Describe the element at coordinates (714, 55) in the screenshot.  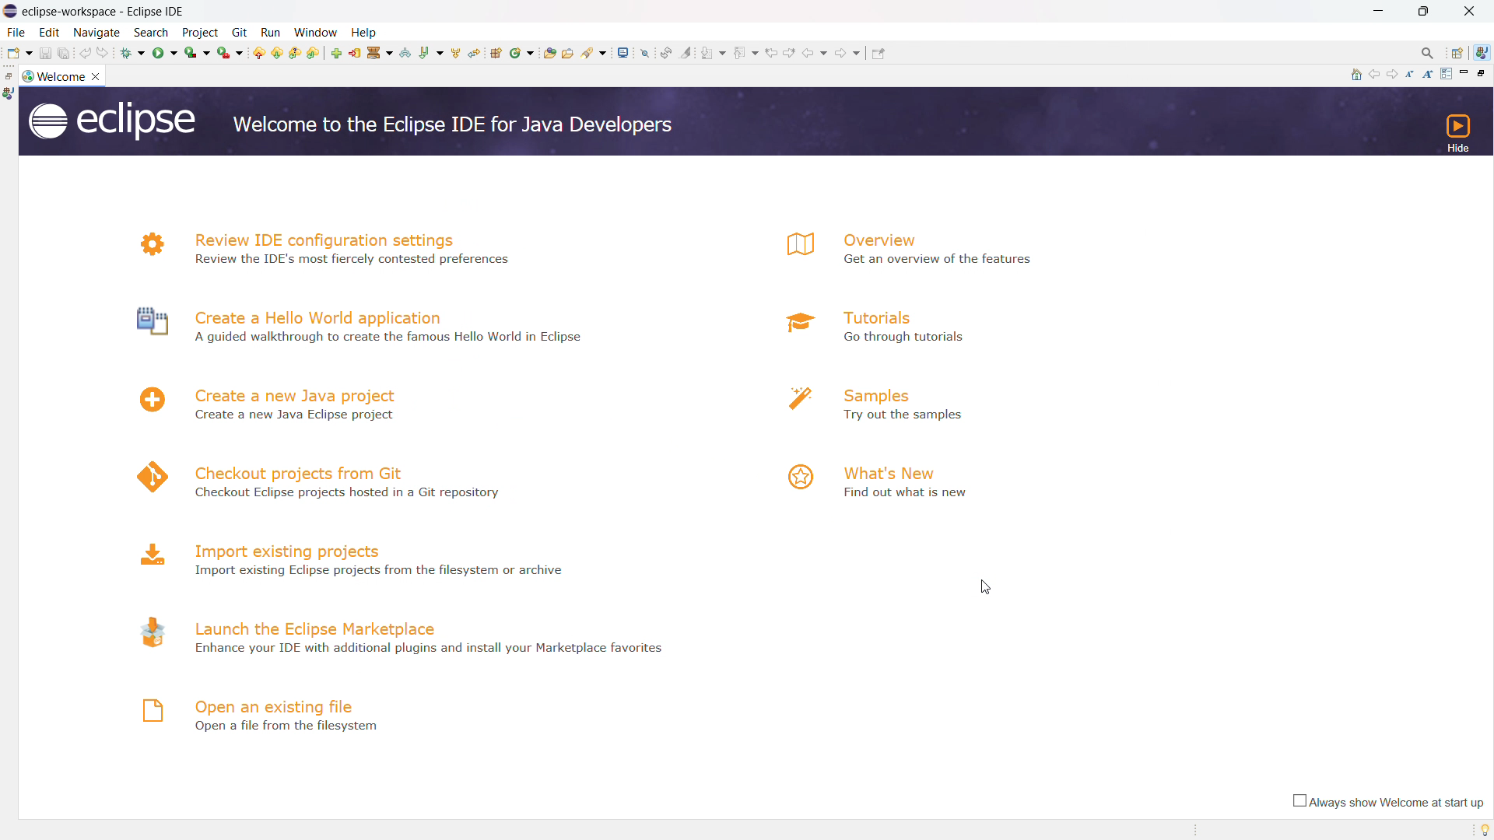
I see `next annotation` at that location.